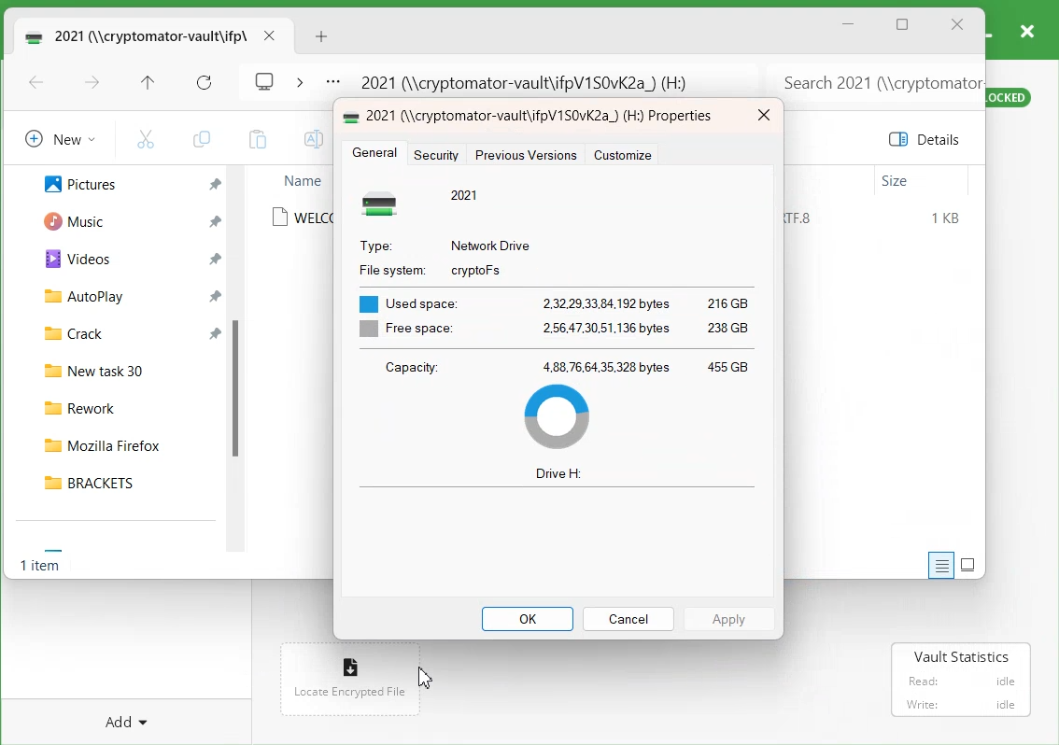 The image size is (1059, 745). I want to click on More, so click(332, 83).